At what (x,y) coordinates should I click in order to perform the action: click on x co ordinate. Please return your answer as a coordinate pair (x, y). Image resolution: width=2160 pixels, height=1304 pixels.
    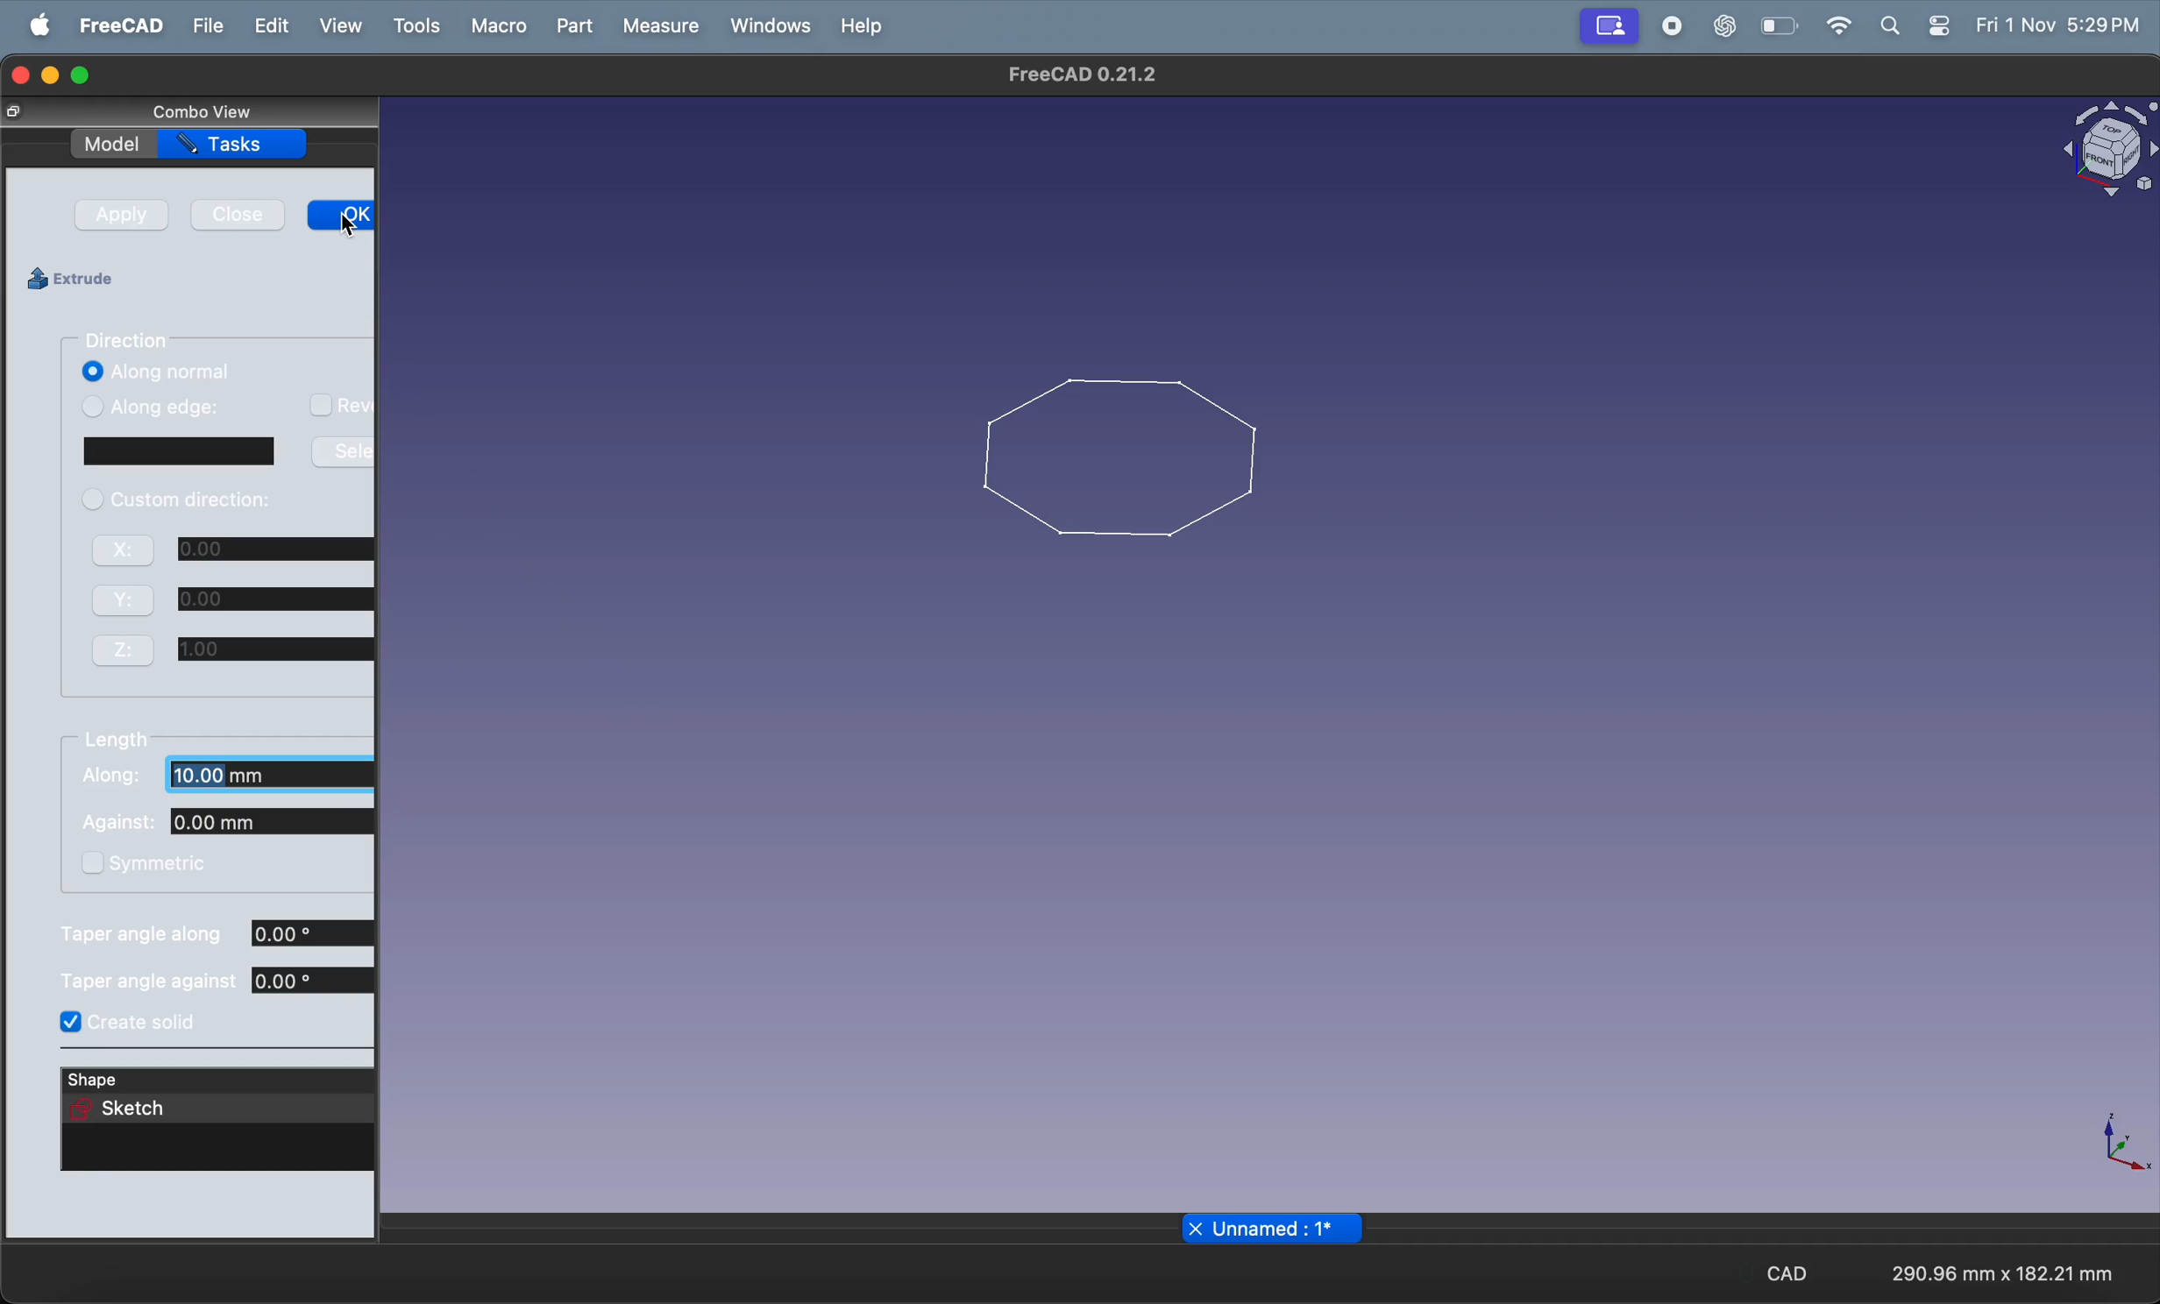
    Looking at the image, I should click on (238, 551).